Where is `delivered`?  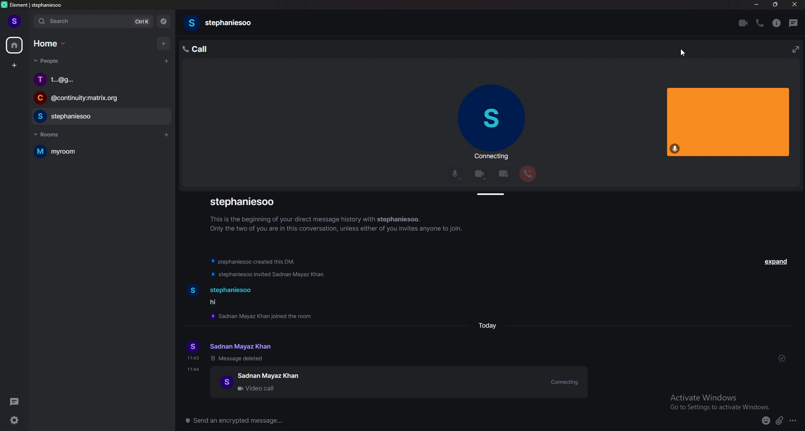
delivered is located at coordinates (782, 359).